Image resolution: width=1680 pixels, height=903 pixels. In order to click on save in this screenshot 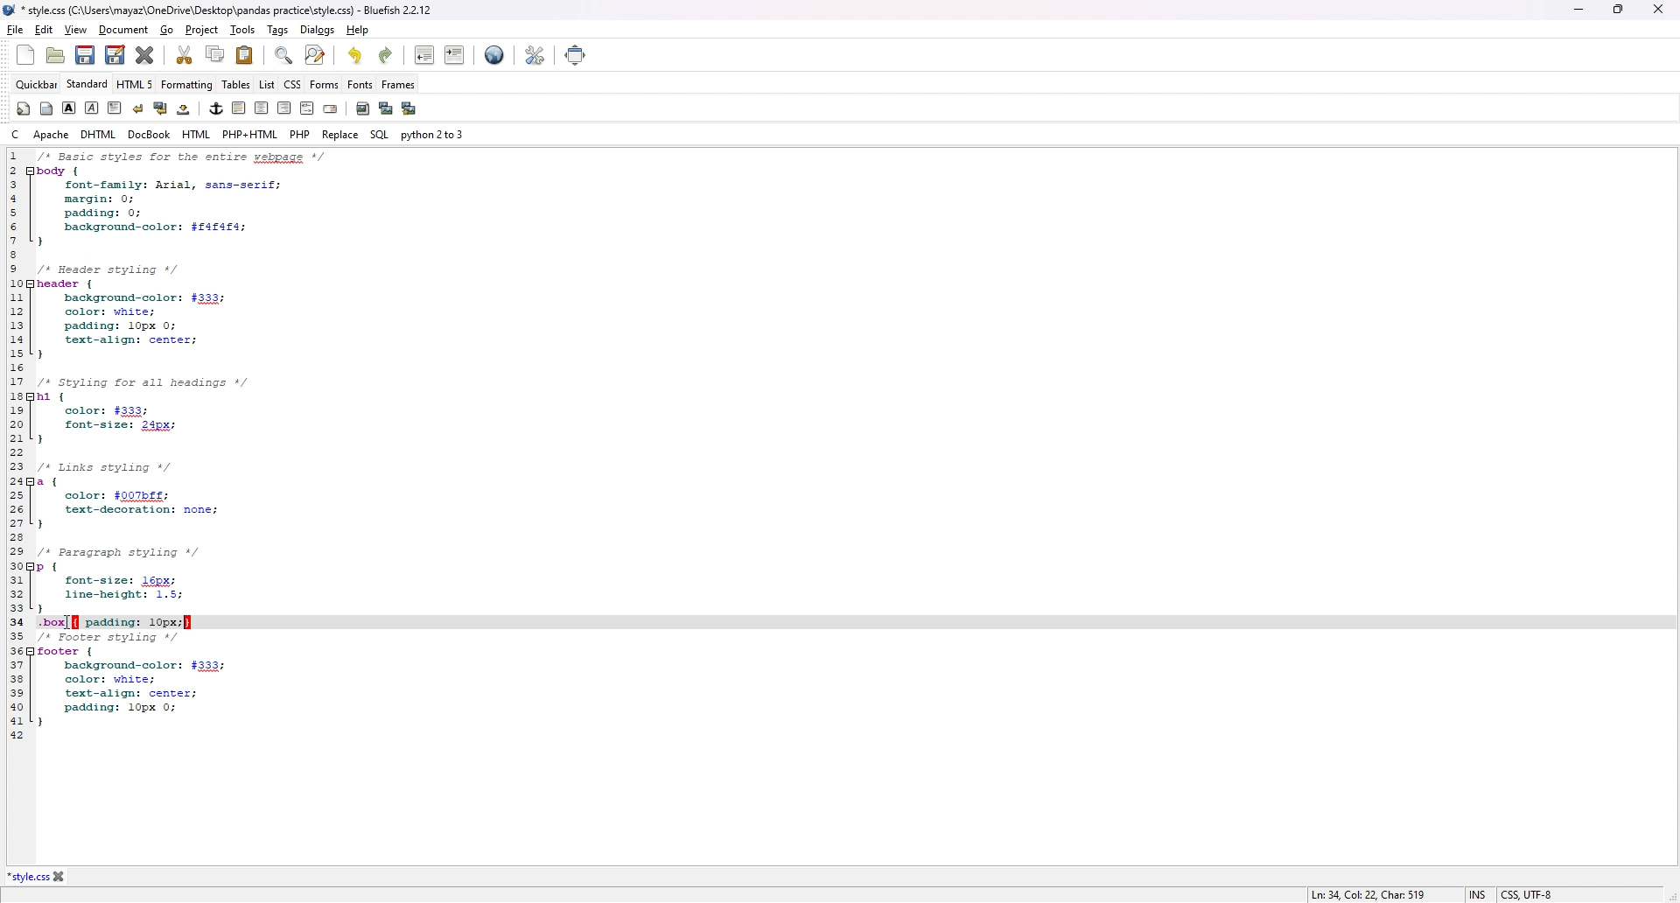, I will do `click(85, 56)`.